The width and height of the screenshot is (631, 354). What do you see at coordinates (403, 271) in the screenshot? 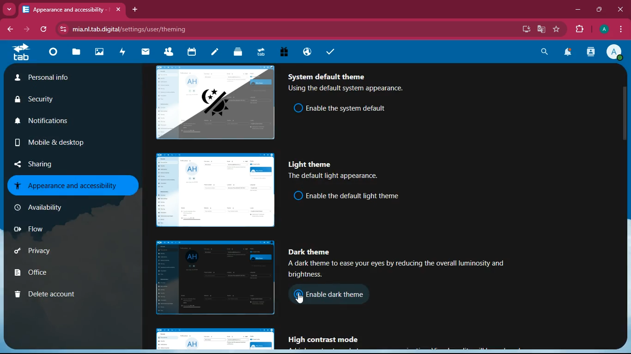
I see `description` at bounding box center [403, 271].